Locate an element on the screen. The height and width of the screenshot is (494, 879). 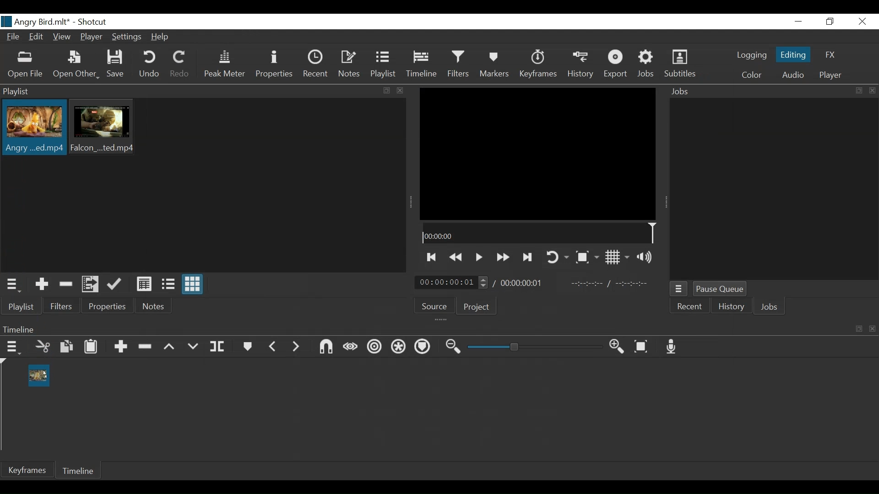
Jobs is located at coordinates (768, 308).